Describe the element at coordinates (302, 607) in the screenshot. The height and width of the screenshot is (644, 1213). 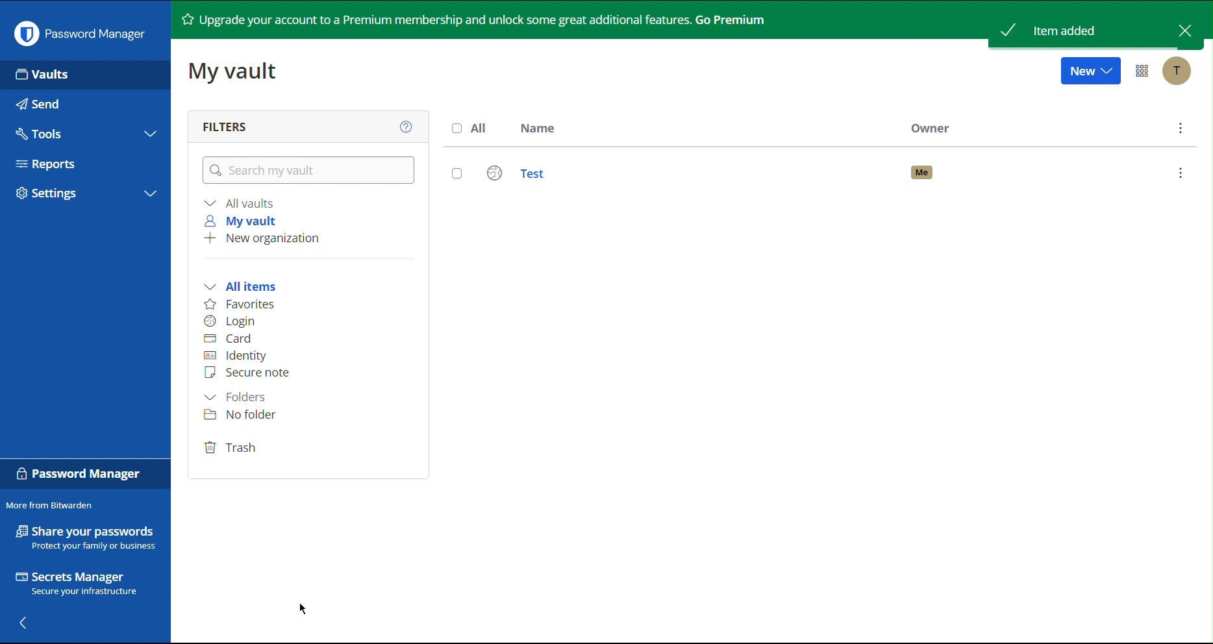
I see `Cursor` at that location.